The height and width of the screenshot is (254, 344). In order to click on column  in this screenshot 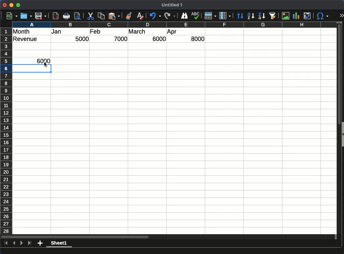, I will do `click(225, 16)`.